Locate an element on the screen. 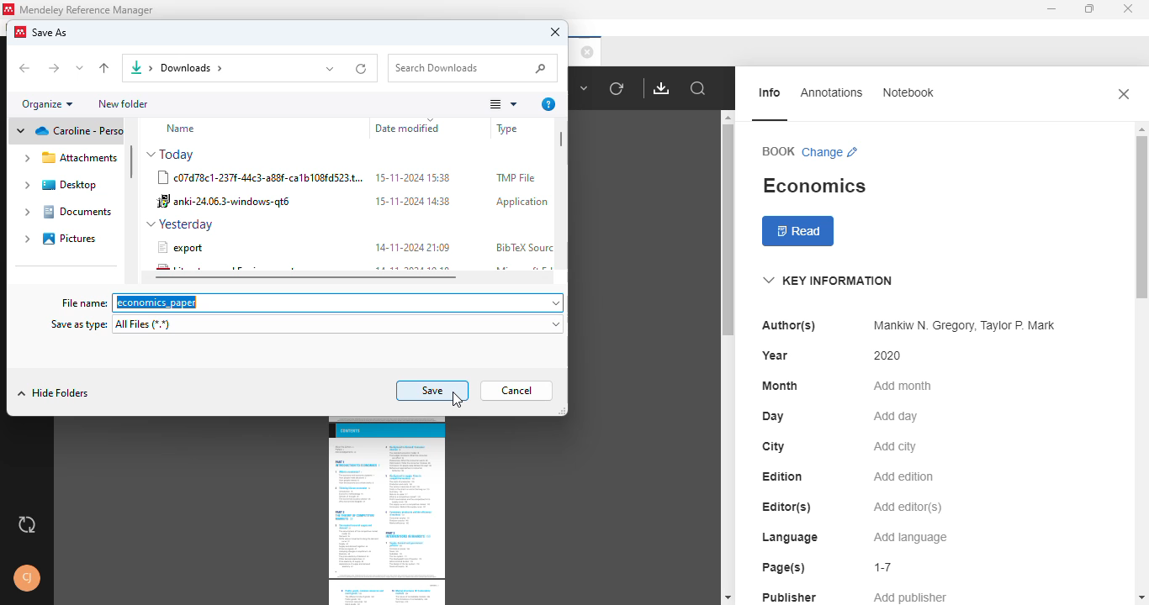  search is located at coordinates (699, 89).